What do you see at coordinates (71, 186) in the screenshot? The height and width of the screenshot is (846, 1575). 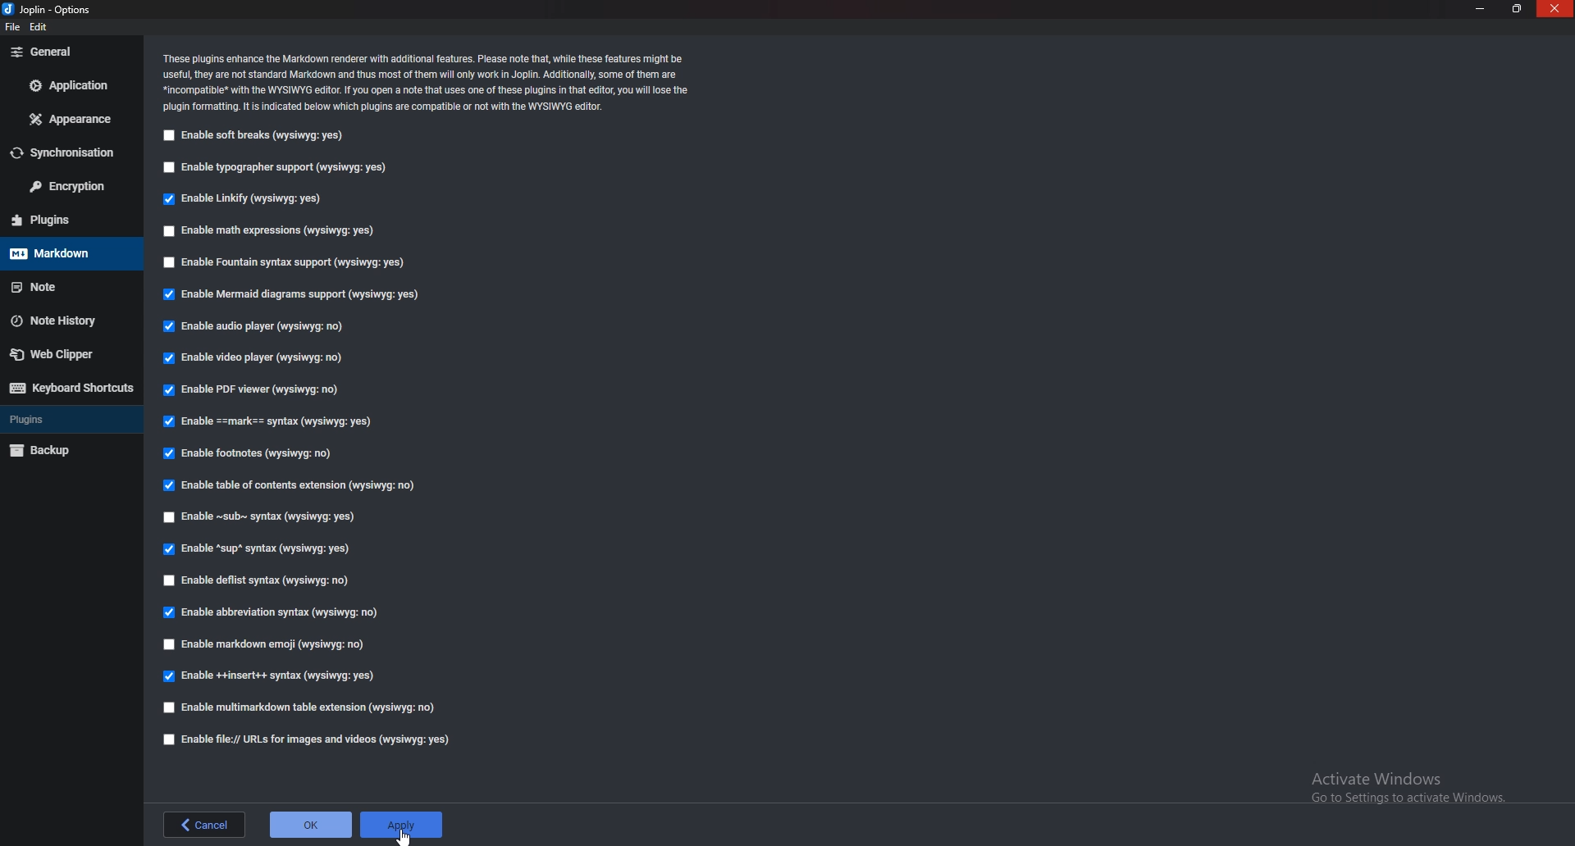 I see `Encryption` at bounding box center [71, 186].